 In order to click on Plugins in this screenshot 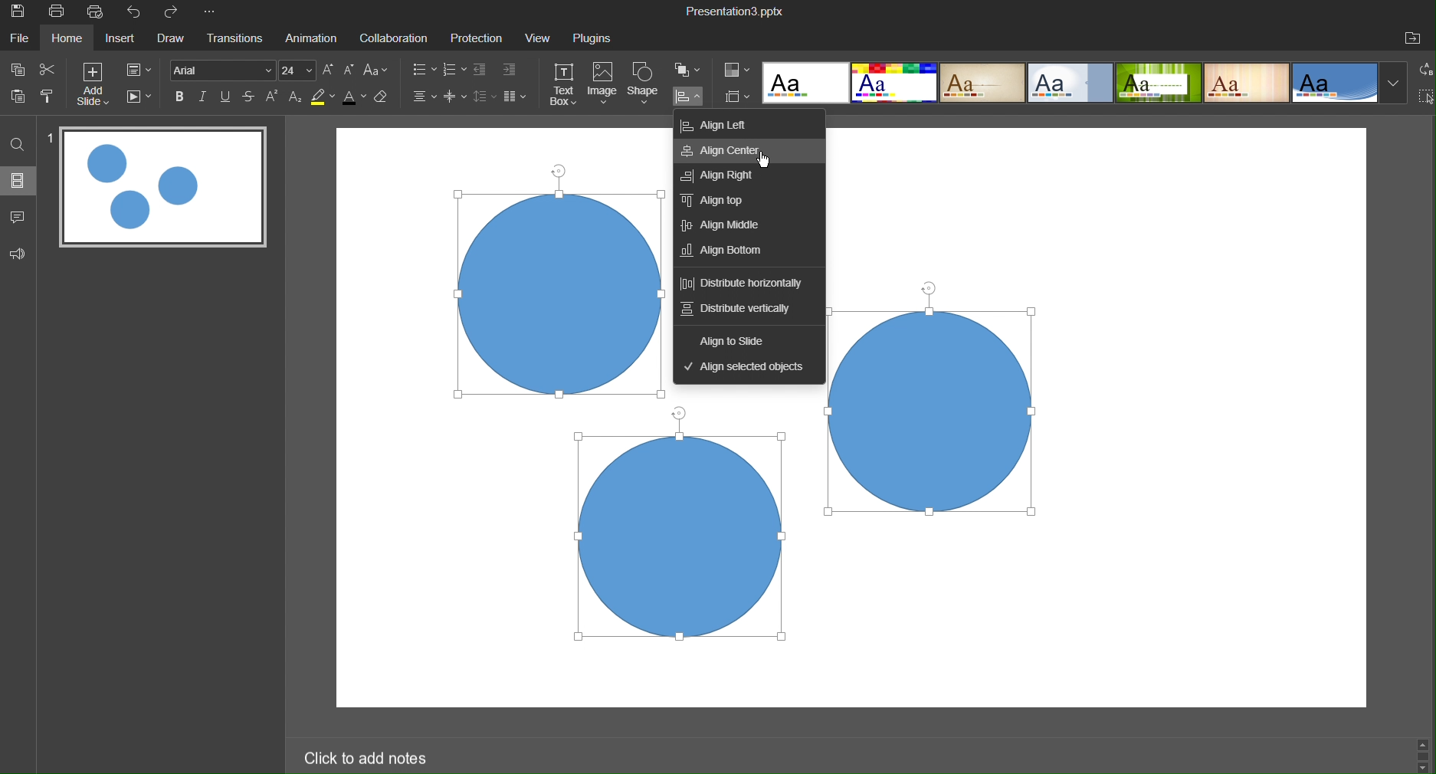, I will do `click(598, 38)`.